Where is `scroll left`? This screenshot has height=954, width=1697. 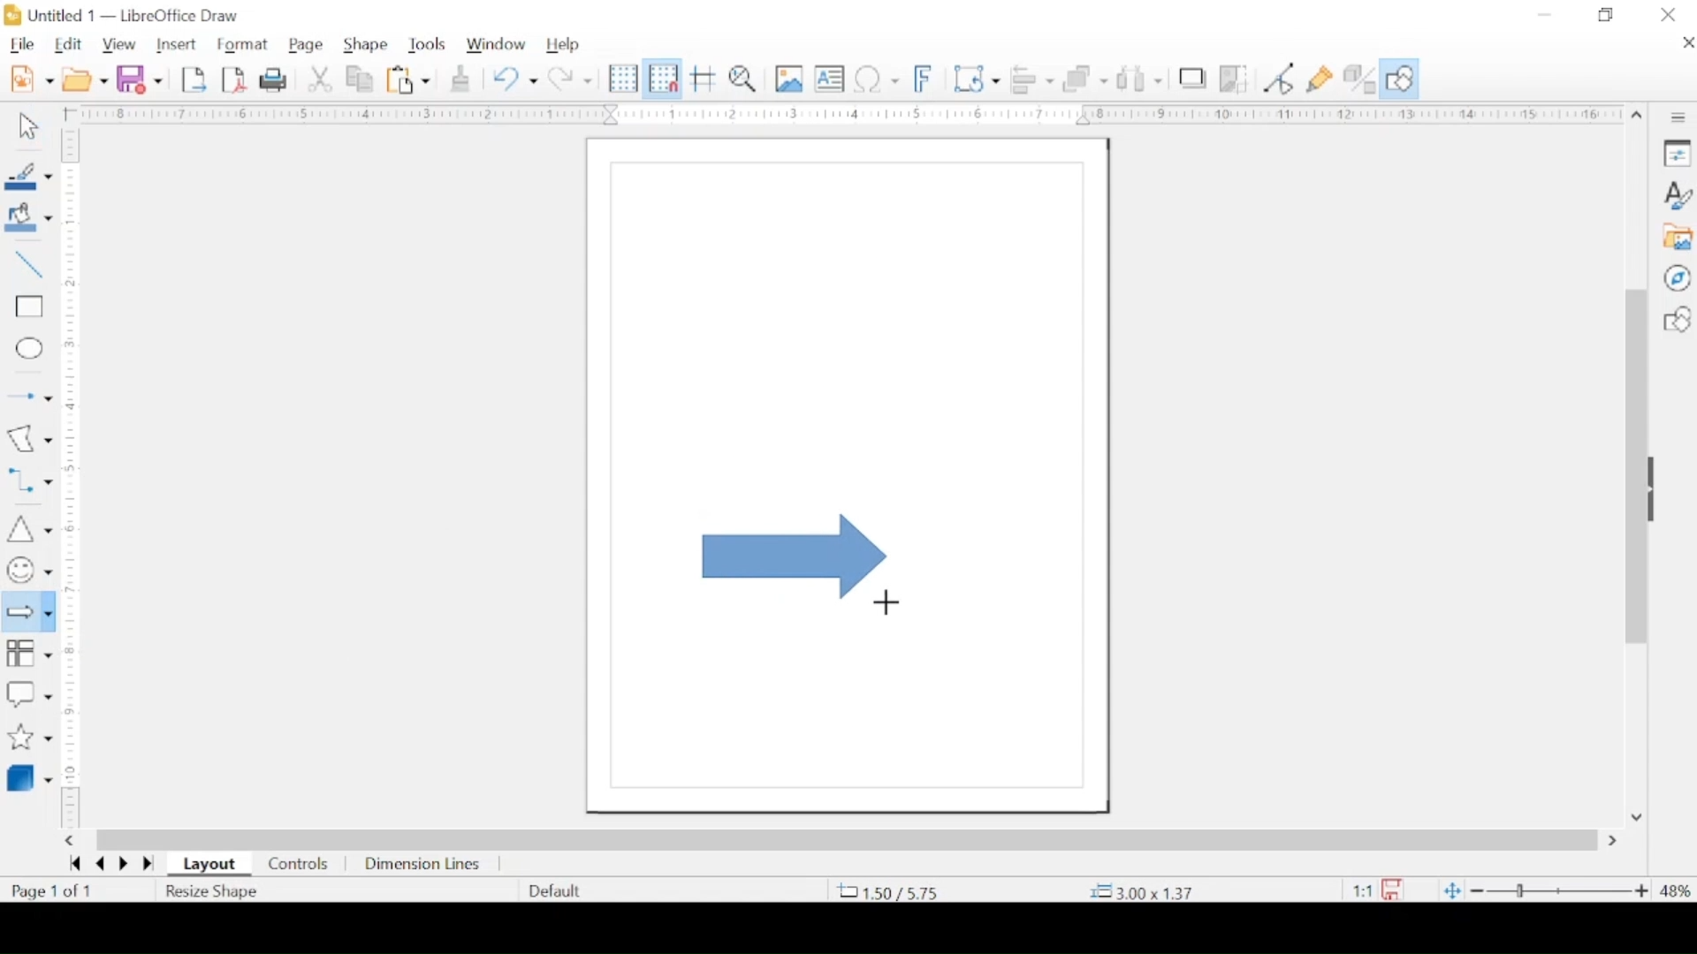 scroll left is located at coordinates (68, 841).